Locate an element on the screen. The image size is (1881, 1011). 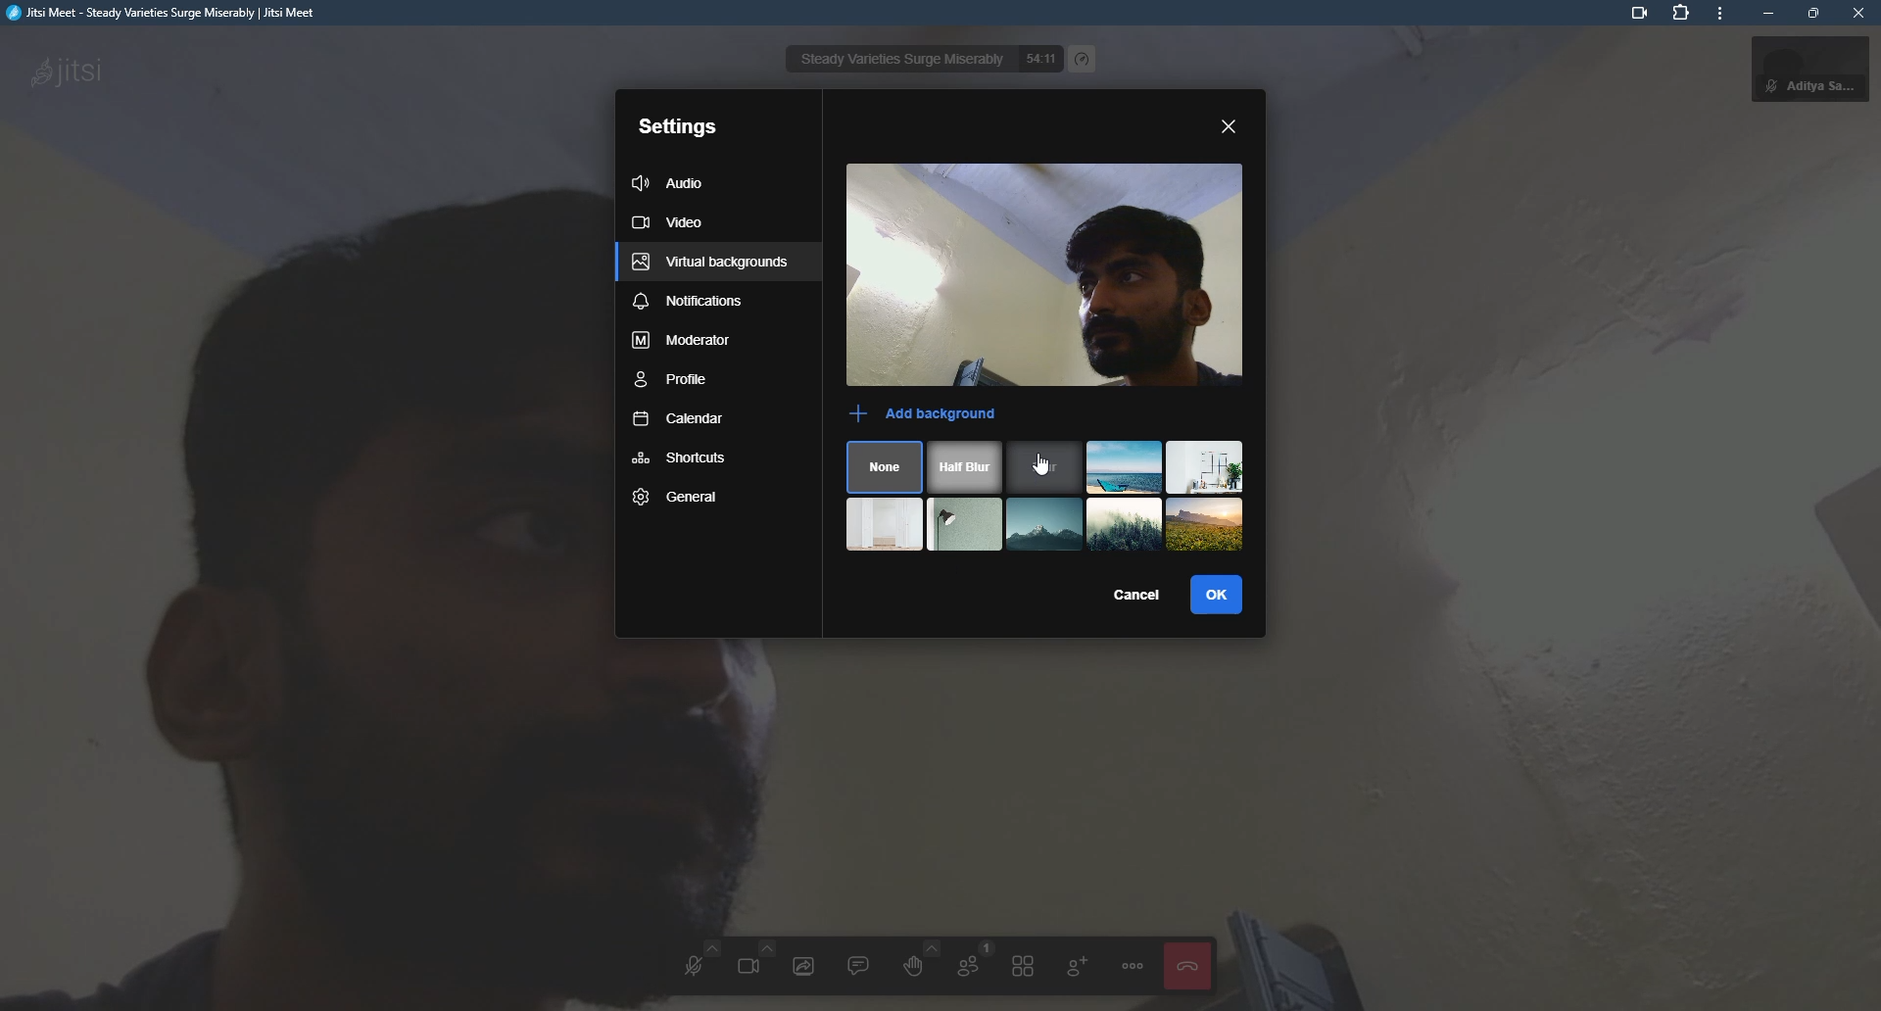
scenery is located at coordinates (1205, 524).